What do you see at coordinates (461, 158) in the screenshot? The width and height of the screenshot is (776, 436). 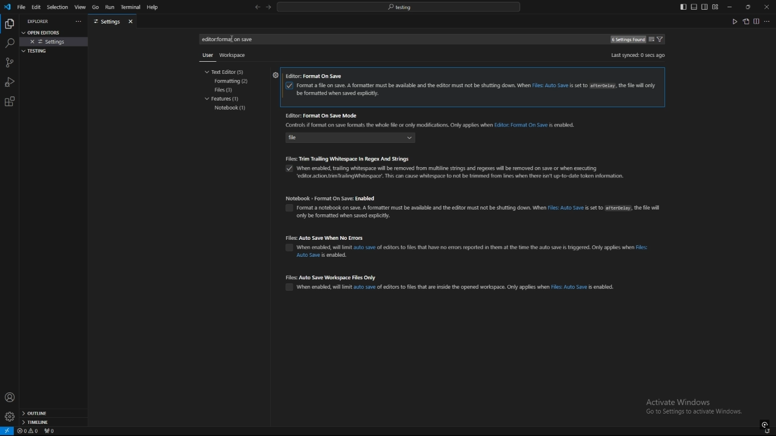 I see `trim trailing whitespace` at bounding box center [461, 158].